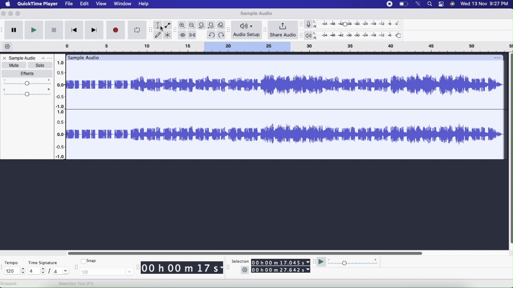  Describe the element at coordinates (222, 35) in the screenshot. I see `Redo` at that location.